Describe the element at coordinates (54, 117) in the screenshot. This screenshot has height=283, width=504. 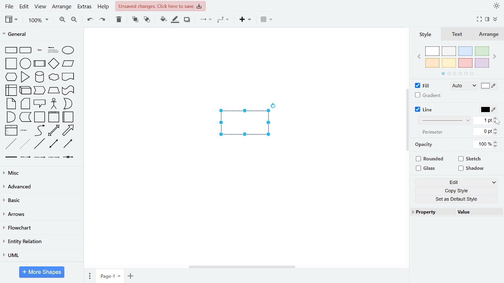
I see `general shapes` at that location.